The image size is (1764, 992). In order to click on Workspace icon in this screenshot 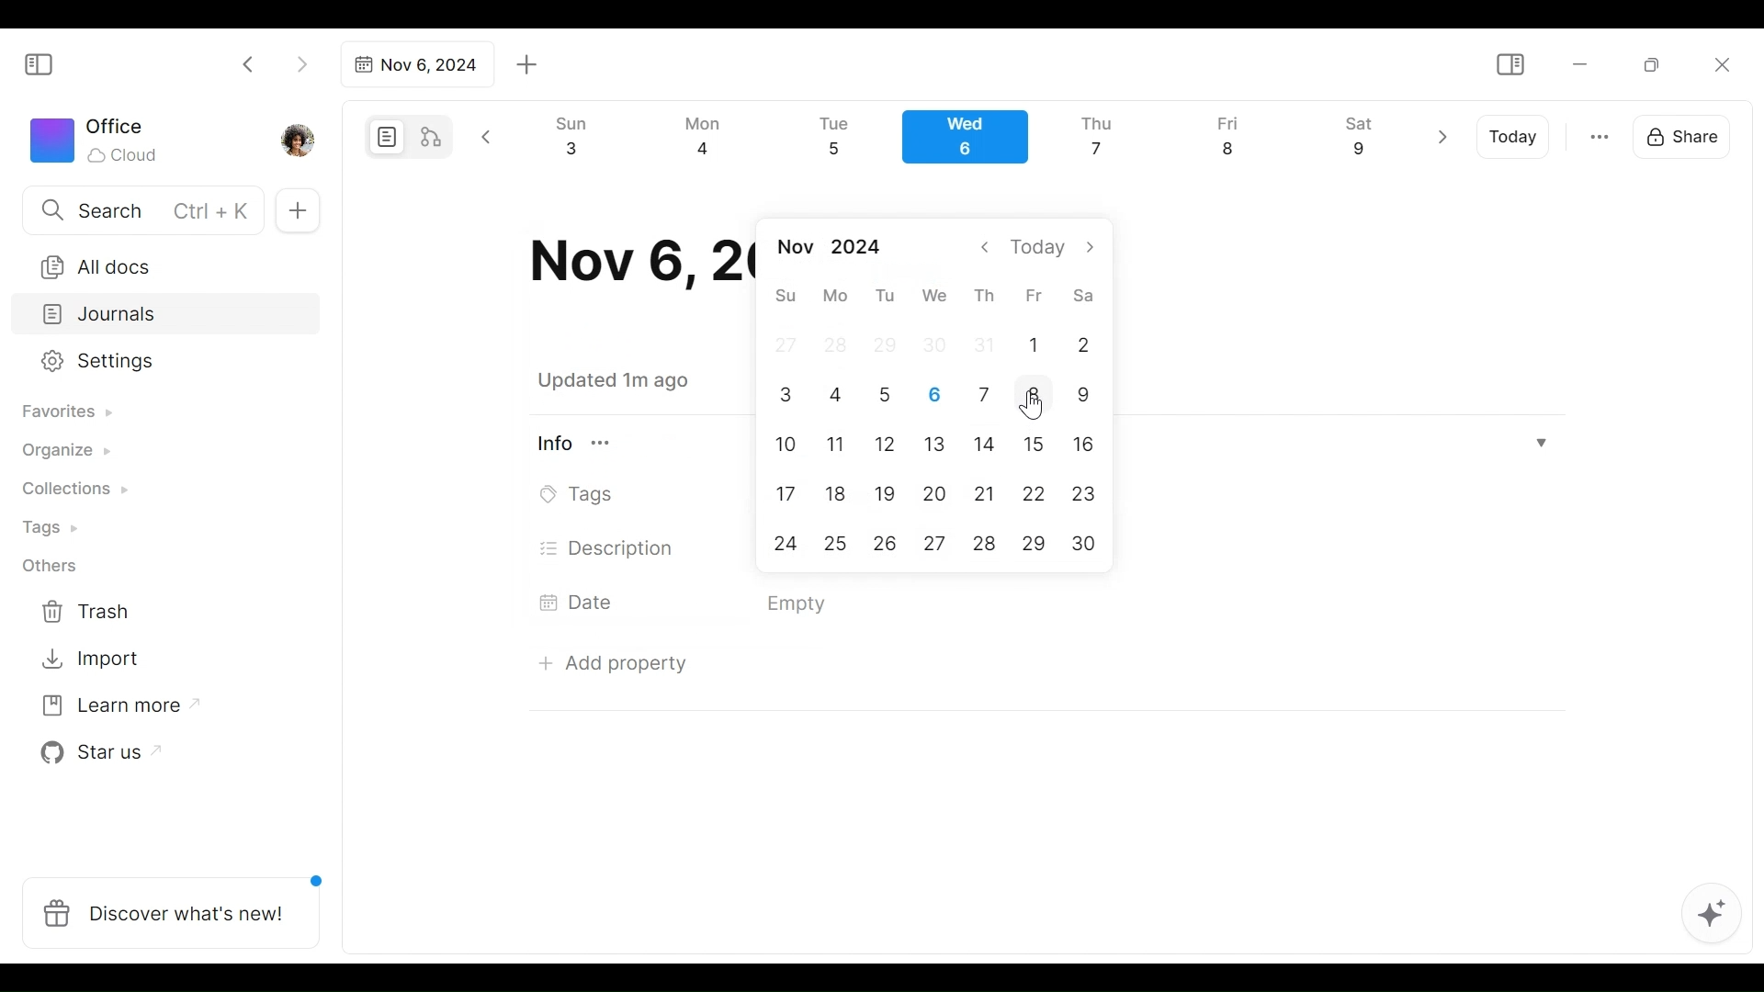, I will do `click(97, 138)`.